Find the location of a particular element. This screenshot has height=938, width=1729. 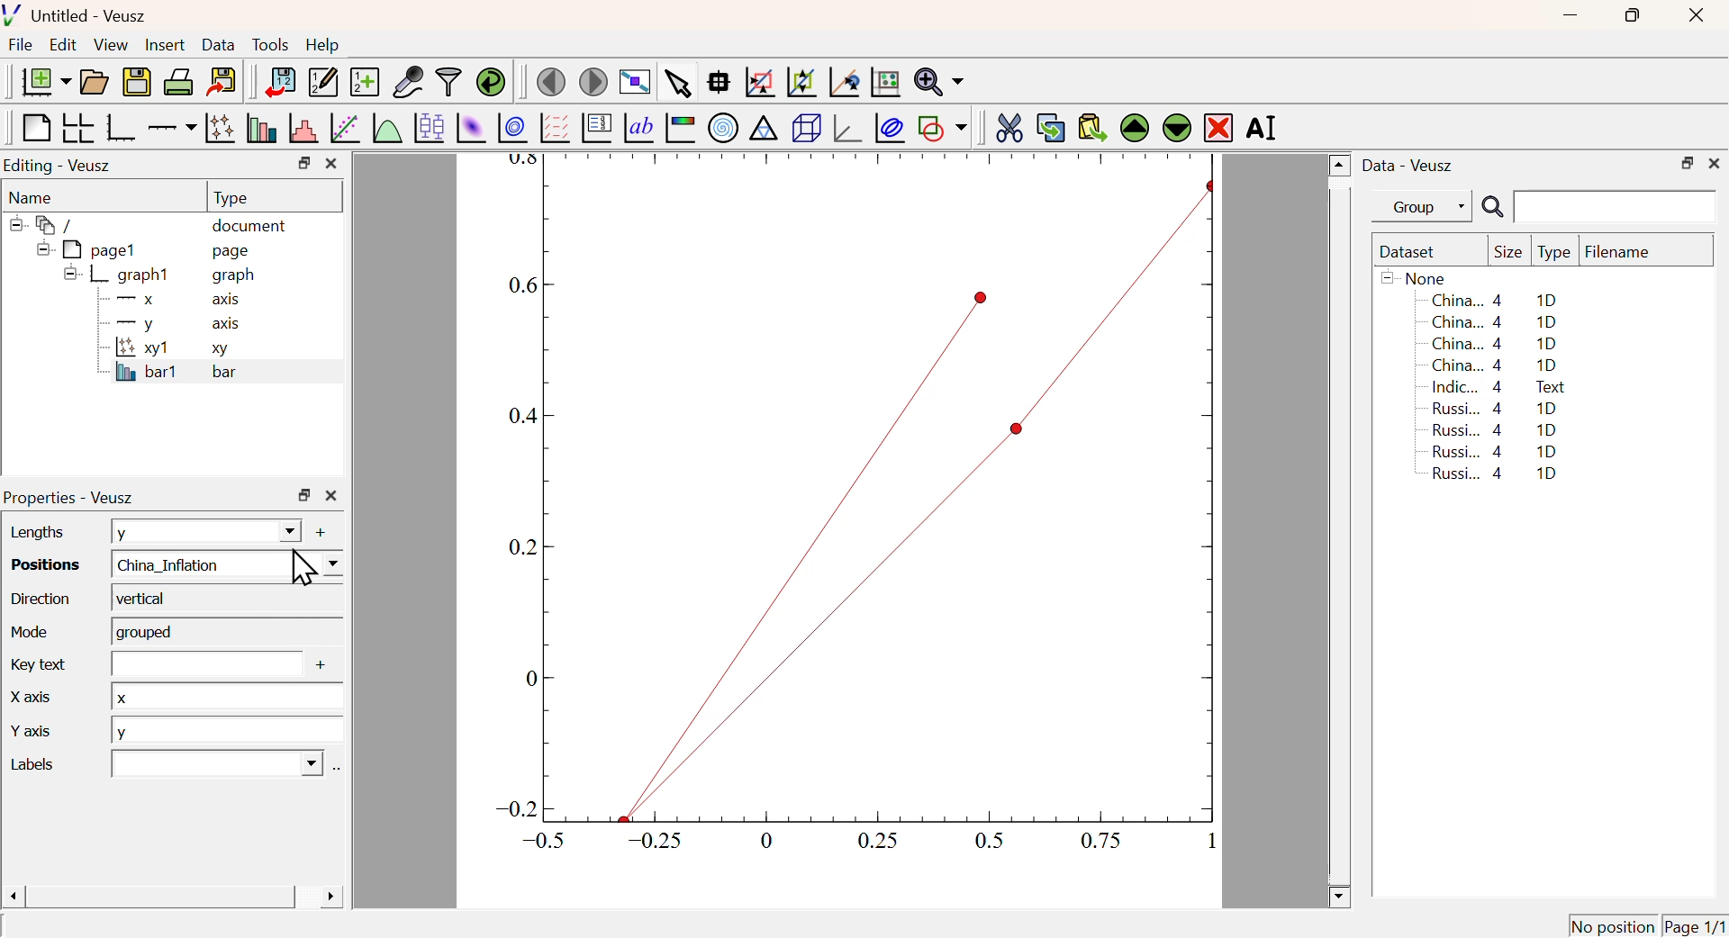

Minimize is located at coordinates (1571, 16).